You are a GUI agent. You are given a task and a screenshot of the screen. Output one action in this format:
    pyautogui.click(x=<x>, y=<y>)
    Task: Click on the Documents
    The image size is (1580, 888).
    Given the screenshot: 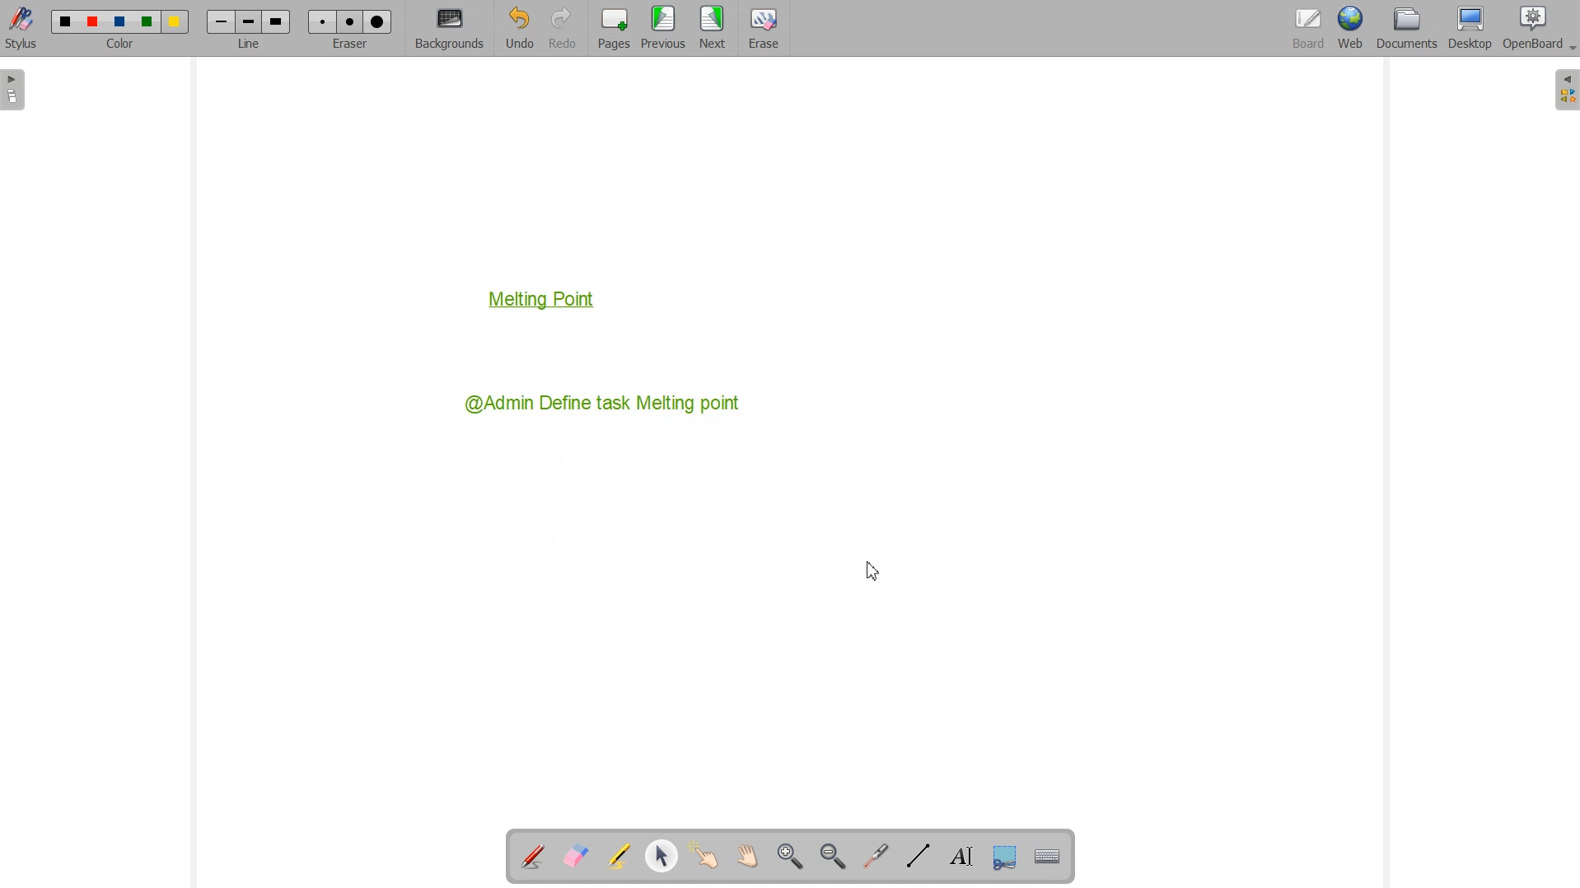 What is the action you would take?
    pyautogui.click(x=1406, y=29)
    